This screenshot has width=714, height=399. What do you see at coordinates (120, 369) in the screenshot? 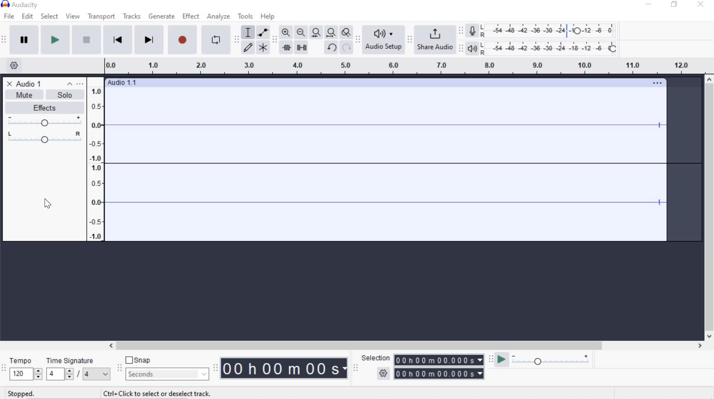
I see `Snapping Toolbar` at bounding box center [120, 369].